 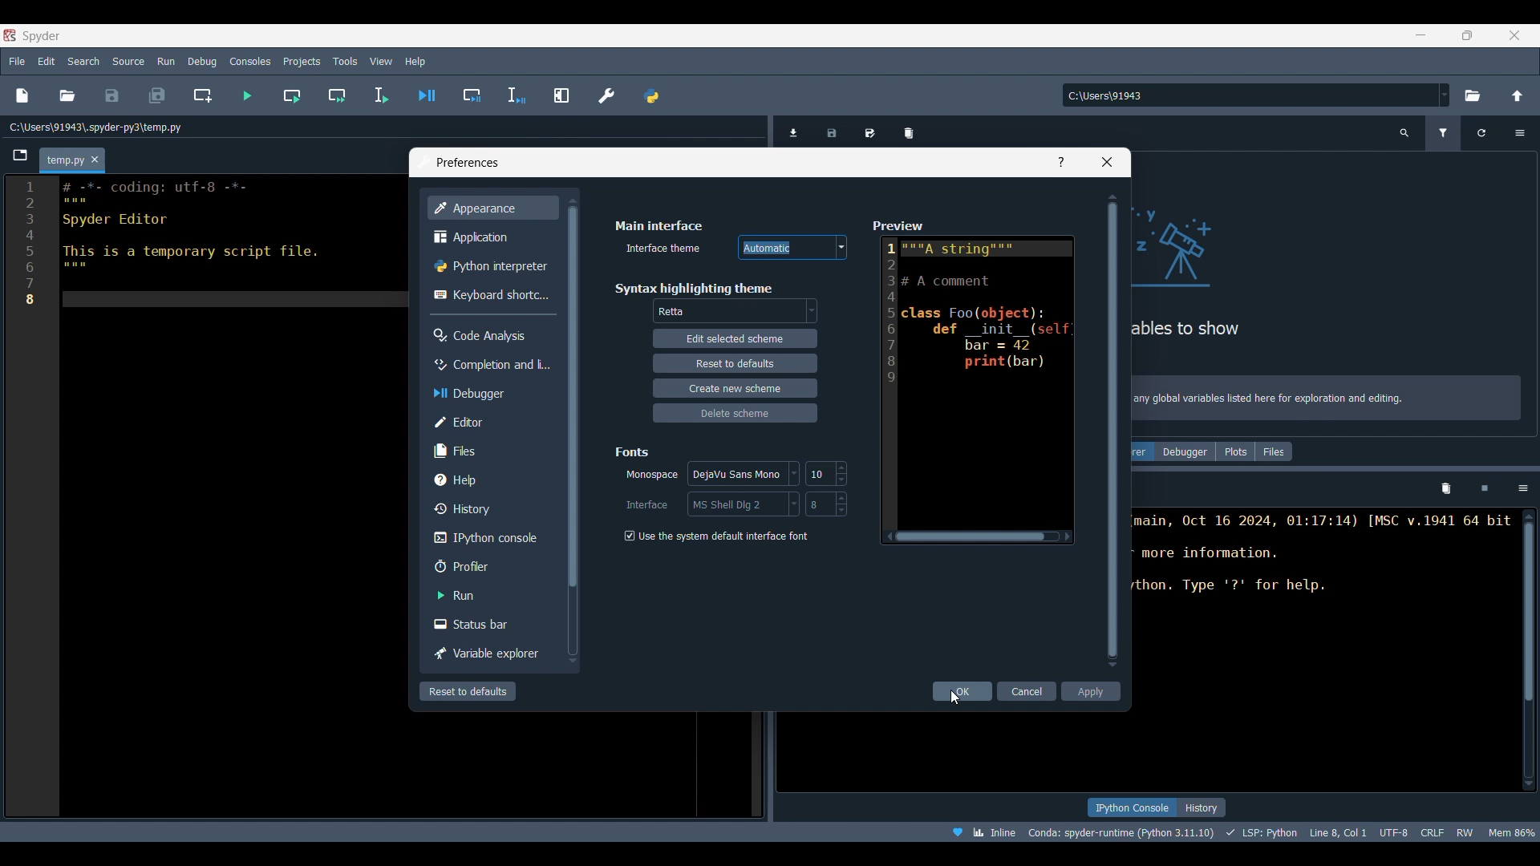 What do you see at coordinates (1107, 162) in the screenshot?
I see `Close` at bounding box center [1107, 162].